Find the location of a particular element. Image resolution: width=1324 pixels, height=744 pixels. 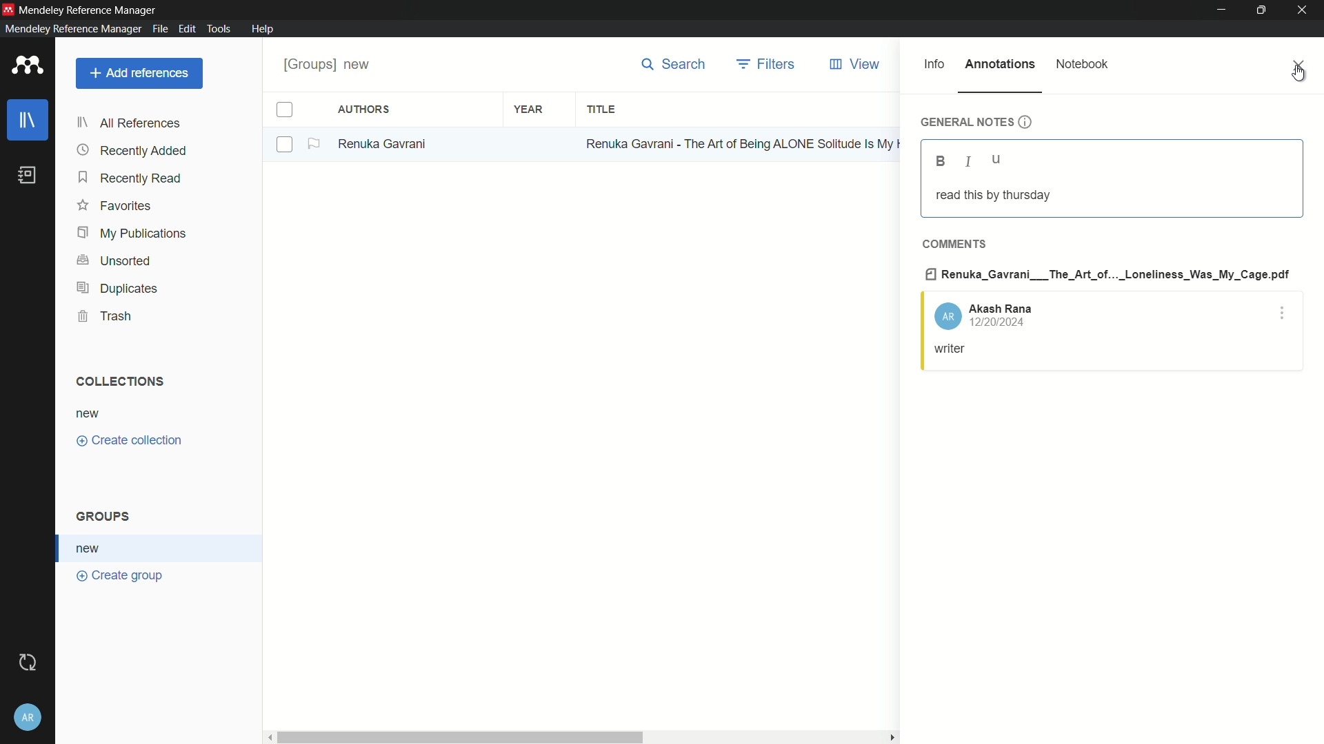

Renuka Gavrani The Art of Loneliness Was My Cage.pdf is located at coordinates (1108, 273).